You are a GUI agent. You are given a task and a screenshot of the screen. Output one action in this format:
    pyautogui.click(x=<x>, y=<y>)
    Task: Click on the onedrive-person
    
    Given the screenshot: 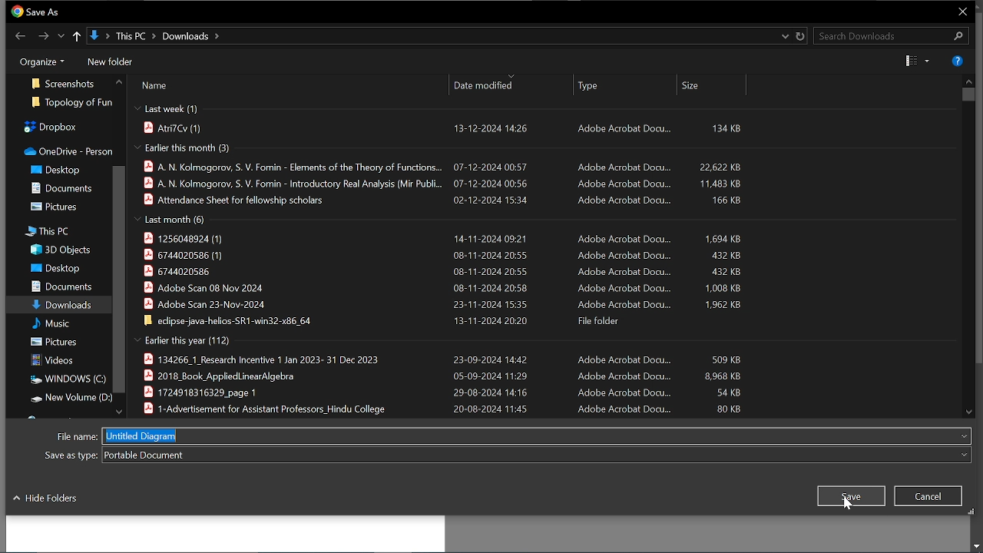 What is the action you would take?
    pyautogui.click(x=69, y=152)
    